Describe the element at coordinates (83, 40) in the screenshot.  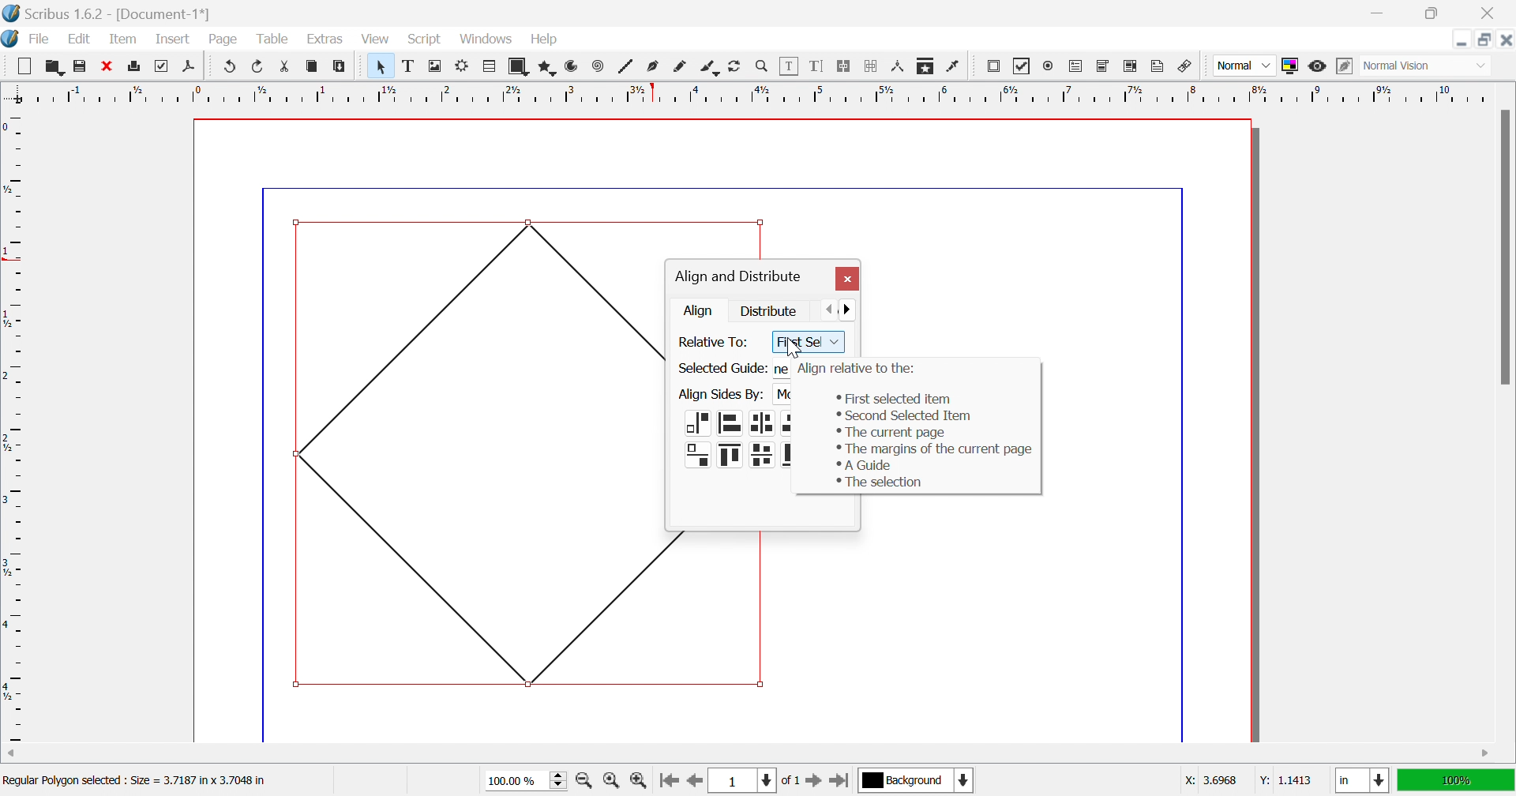
I see `Edit` at that location.